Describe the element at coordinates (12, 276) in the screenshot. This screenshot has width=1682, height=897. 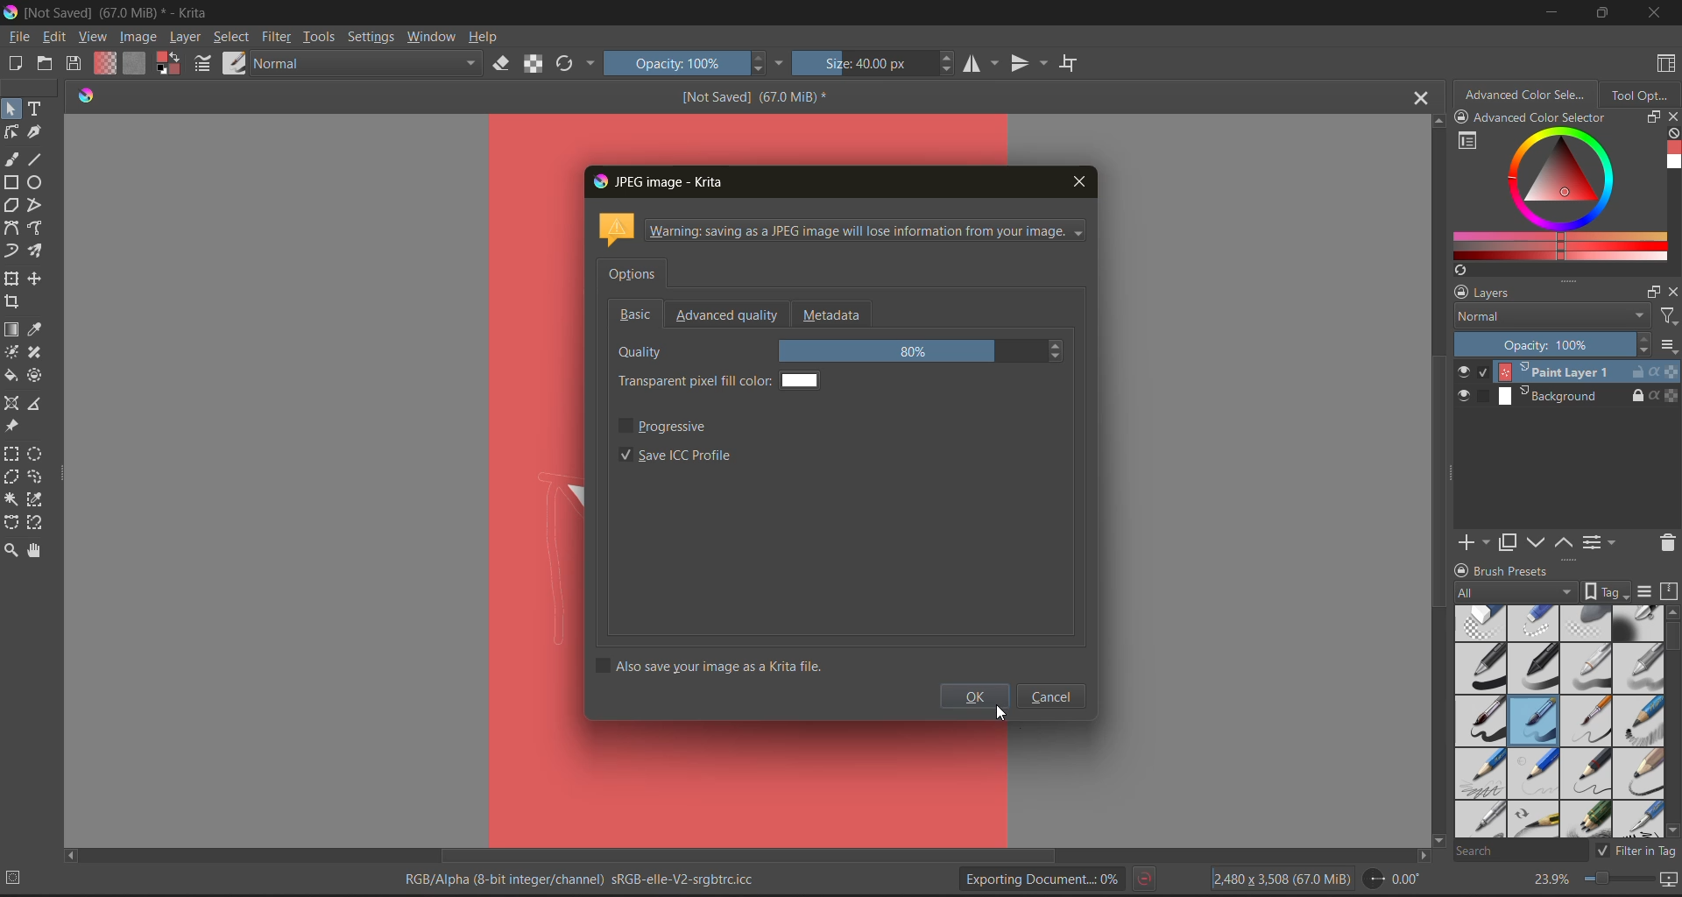
I see `tools` at that location.